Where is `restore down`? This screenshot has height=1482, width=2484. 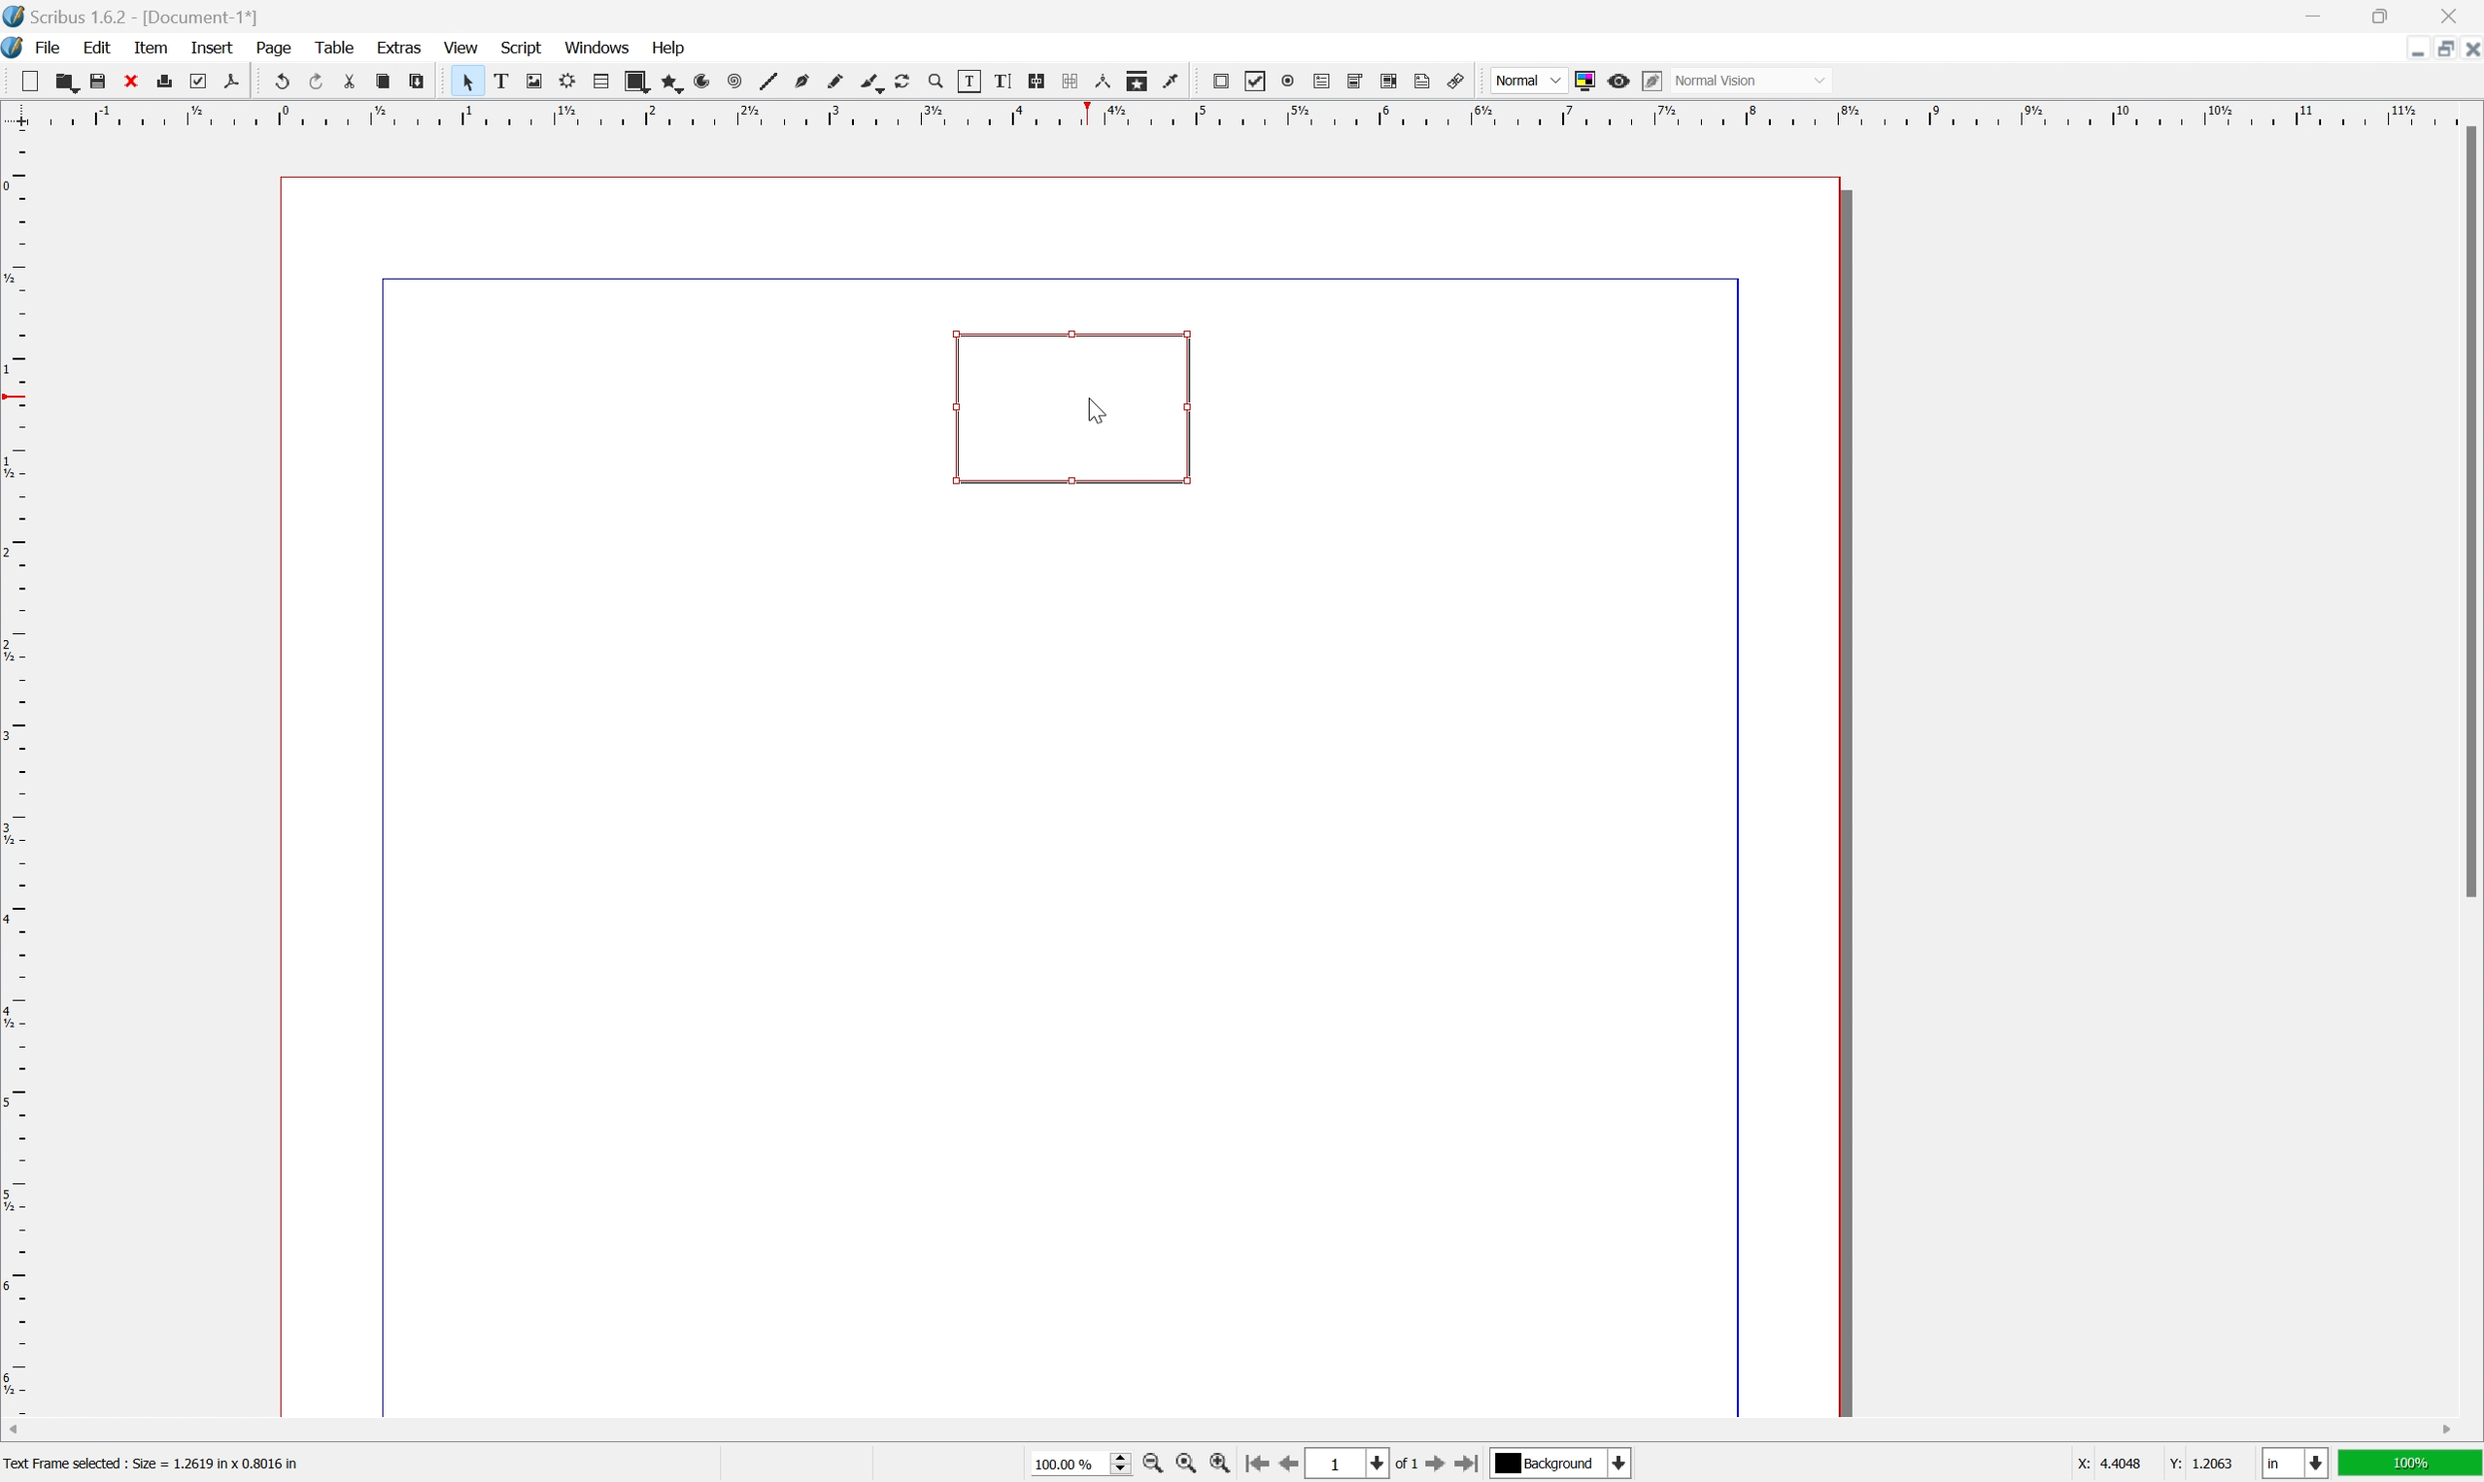
restore down is located at coordinates (2439, 48).